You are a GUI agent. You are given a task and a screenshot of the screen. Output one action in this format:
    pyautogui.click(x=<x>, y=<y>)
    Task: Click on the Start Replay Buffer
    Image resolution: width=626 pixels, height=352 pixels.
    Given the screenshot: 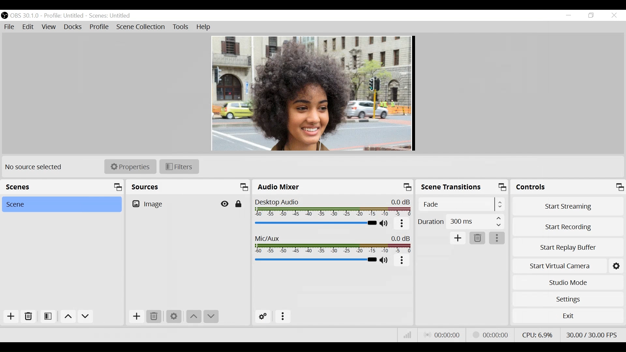 What is the action you would take?
    pyautogui.click(x=568, y=247)
    